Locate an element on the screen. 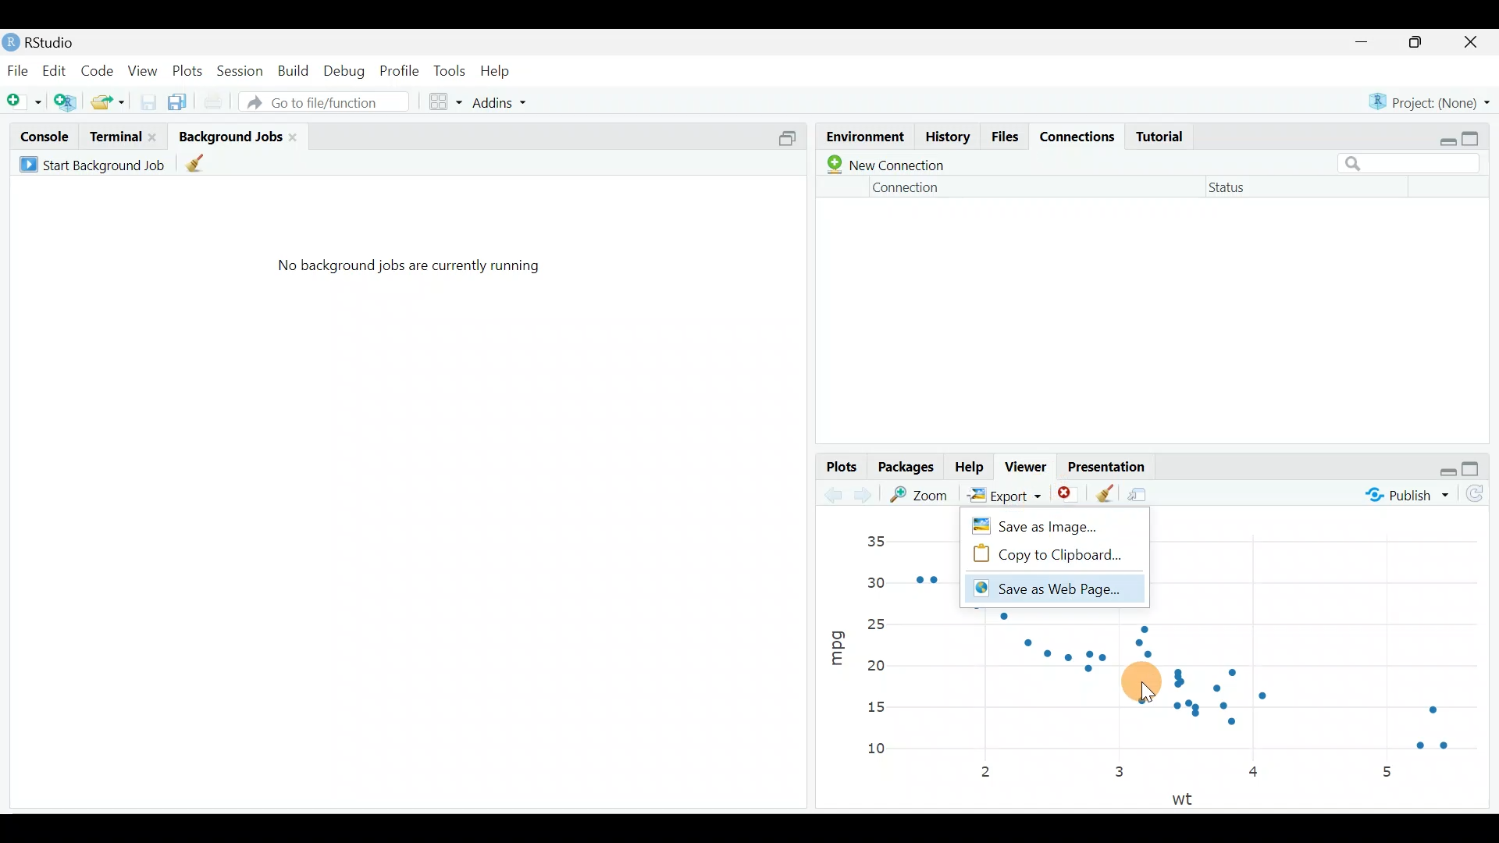 Image resolution: width=1499 pixels, height=843 pixels. New connection is located at coordinates (882, 165).